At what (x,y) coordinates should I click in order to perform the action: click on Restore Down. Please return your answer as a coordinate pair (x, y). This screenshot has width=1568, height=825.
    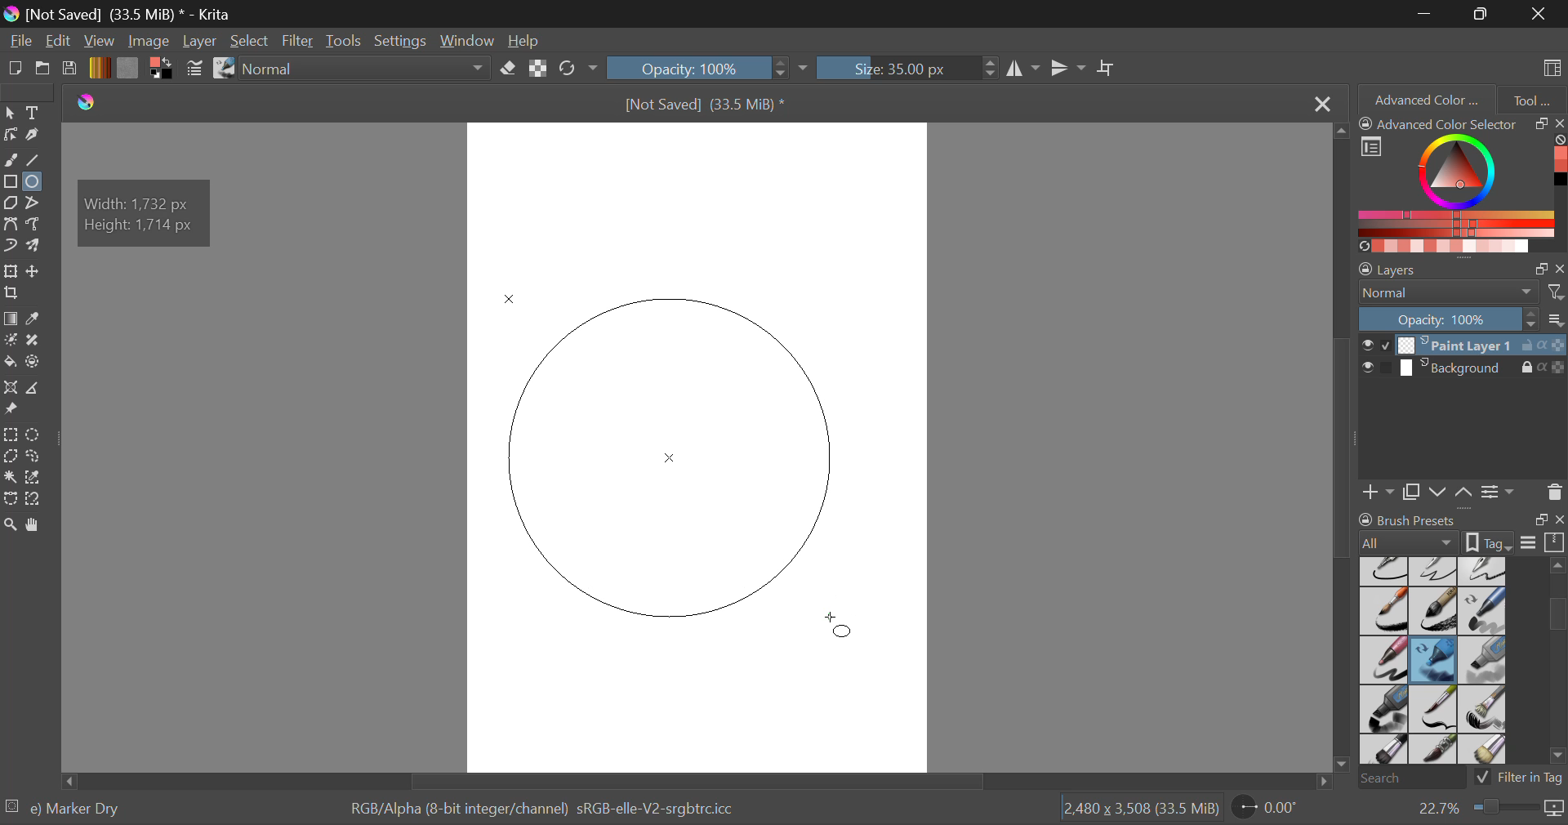
    Looking at the image, I should click on (1428, 13).